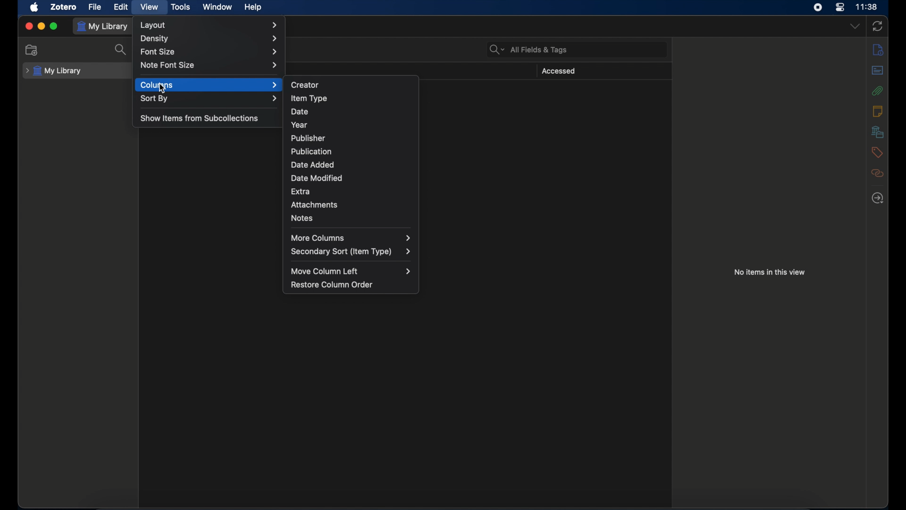  What do you see at coordinates (209, 52) in the screenshot?
I see `font size` at bounding box center [209, 52].